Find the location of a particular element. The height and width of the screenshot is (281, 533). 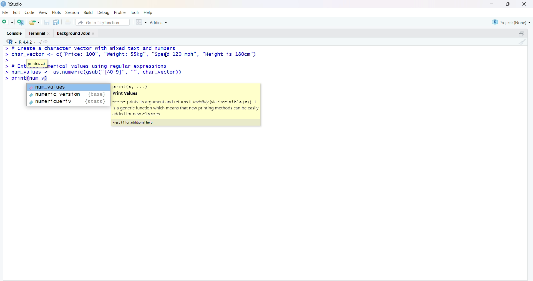

build is located at coordinates (89, 13).